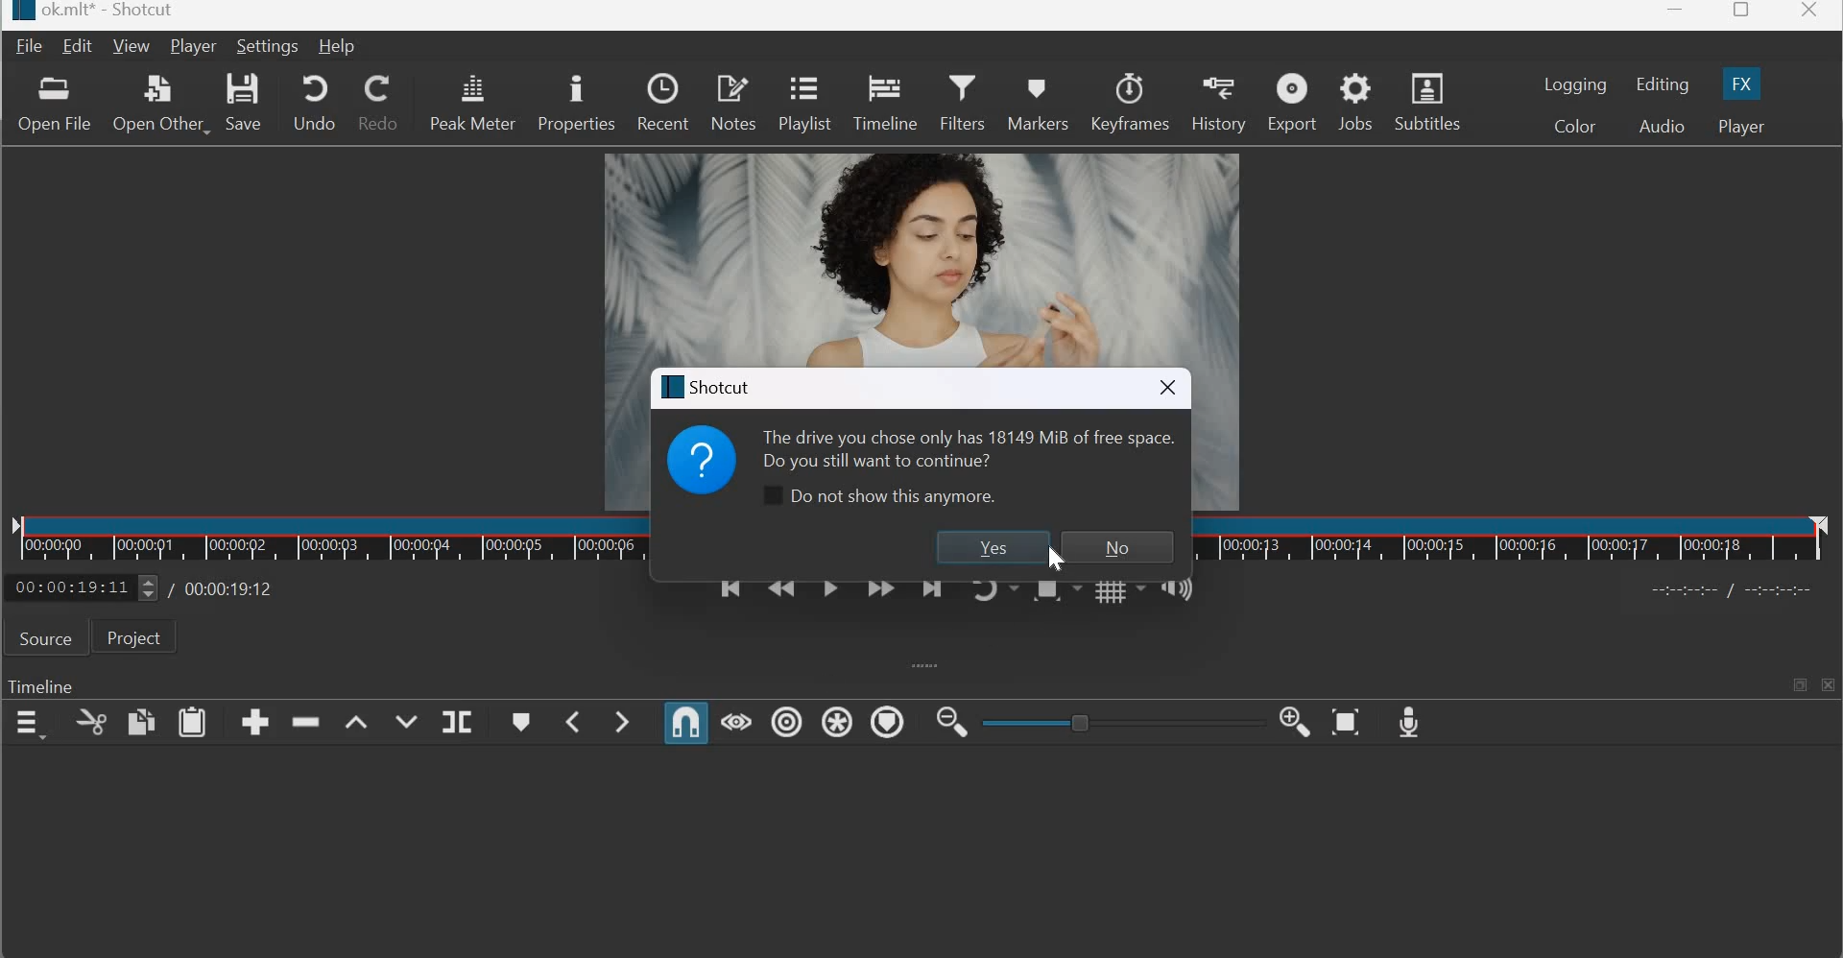 The image size is (1843, 958). Describe the element at coordinates (1113, 720) in the screenshot. I see `toggle` at that location.